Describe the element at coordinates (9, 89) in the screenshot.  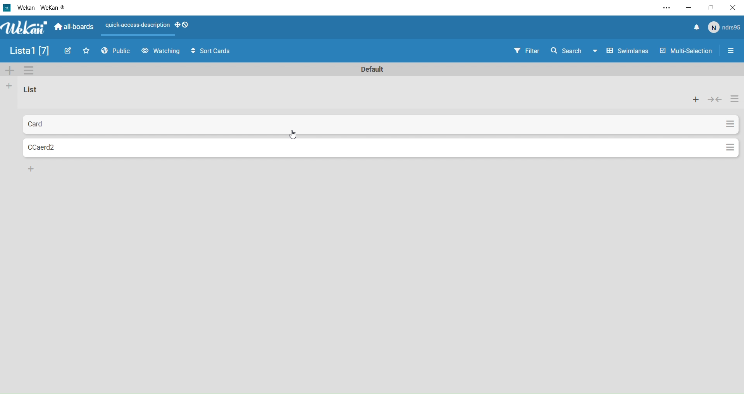
I see `Add` at that location.